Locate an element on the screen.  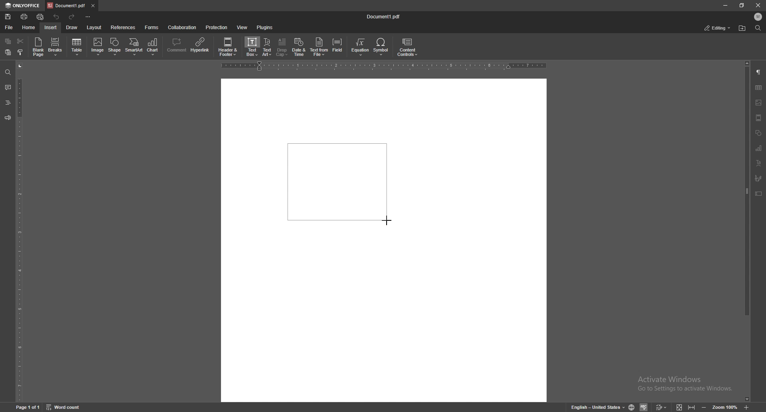
protection is located at coordinates (217, 27).